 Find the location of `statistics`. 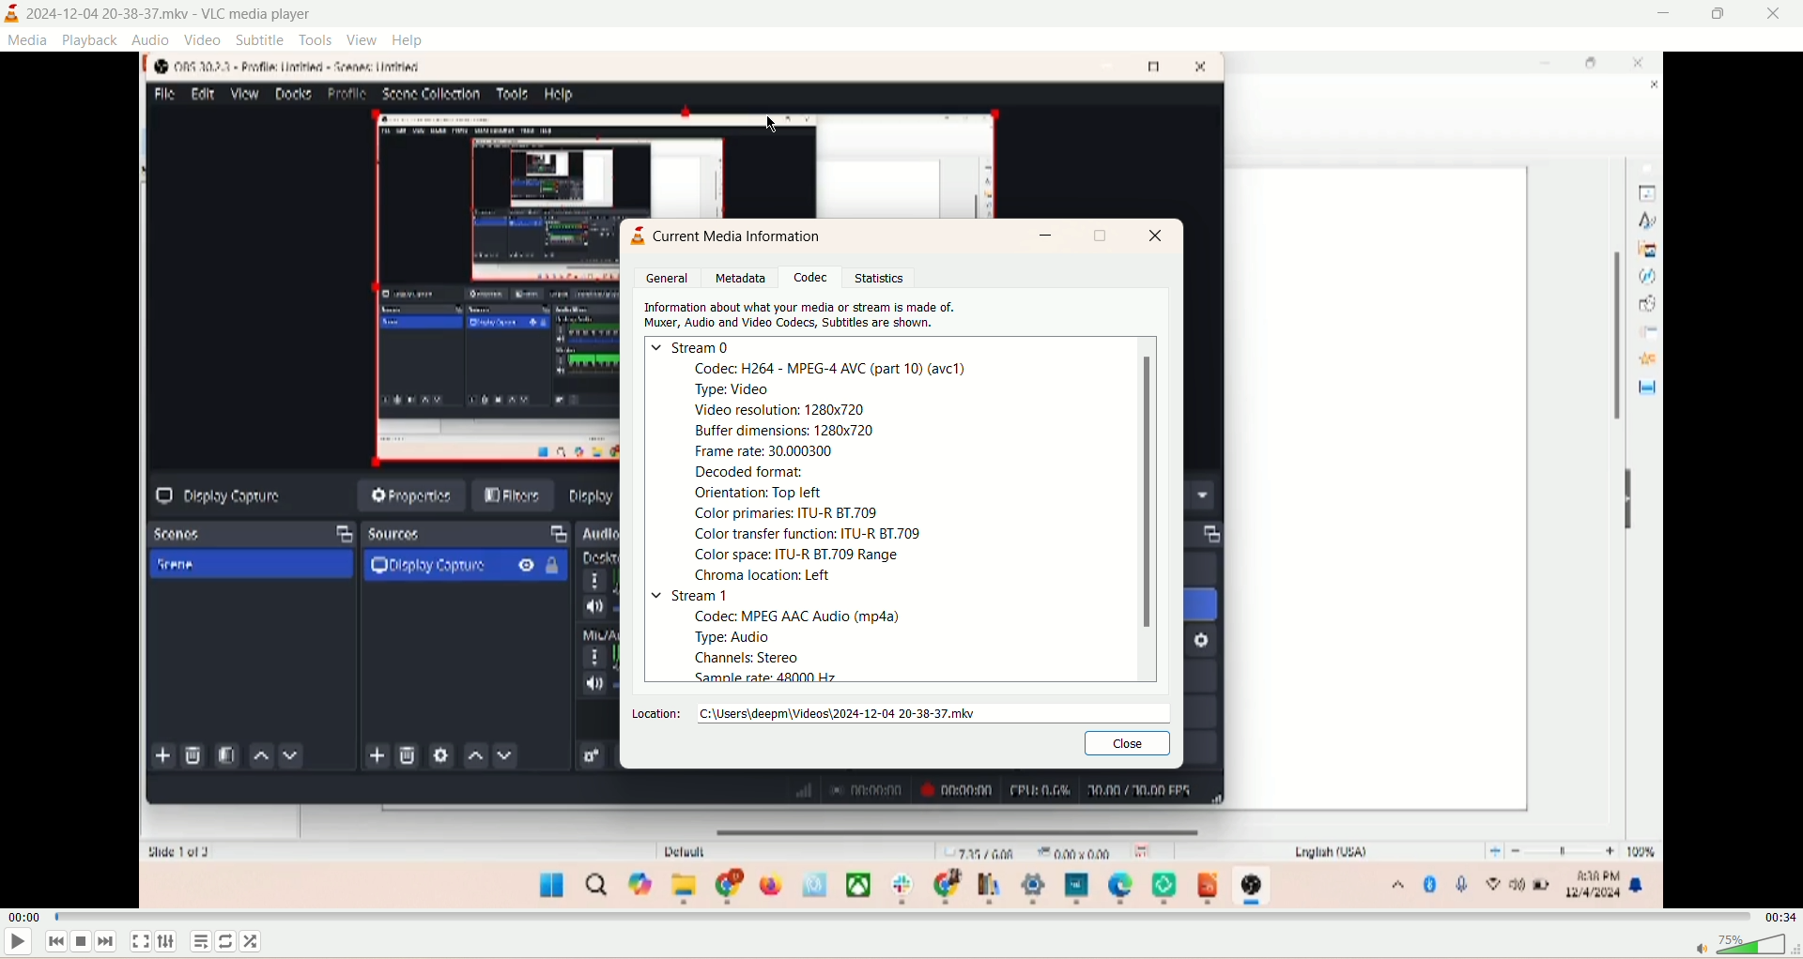

statistics is located at coordinates (886, 278).